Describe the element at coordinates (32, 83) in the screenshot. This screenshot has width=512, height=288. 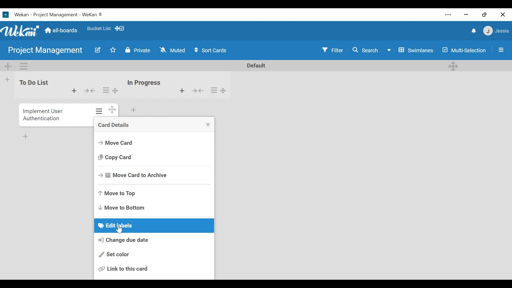
I see `To Do List` at that location.